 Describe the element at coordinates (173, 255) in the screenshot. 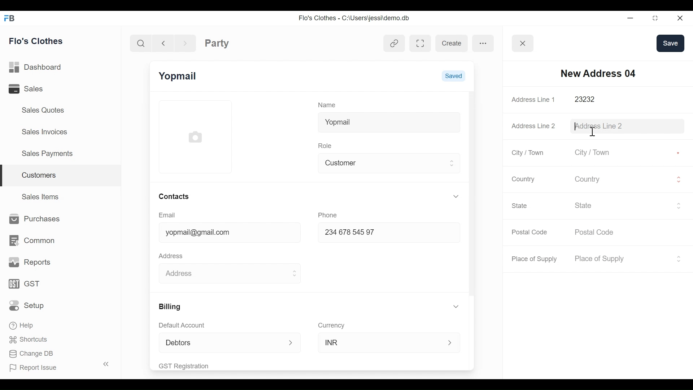

I see `Address` at that location.